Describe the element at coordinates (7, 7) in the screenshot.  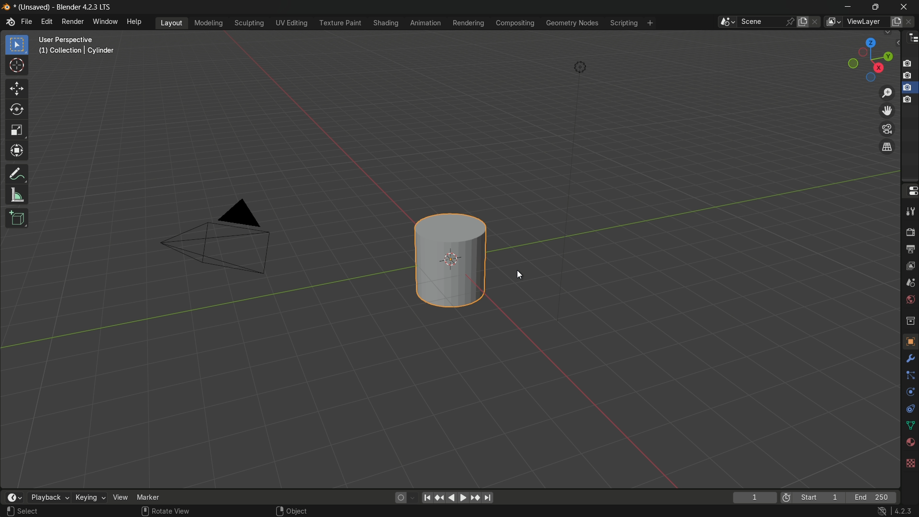
I see `logo` at that location.